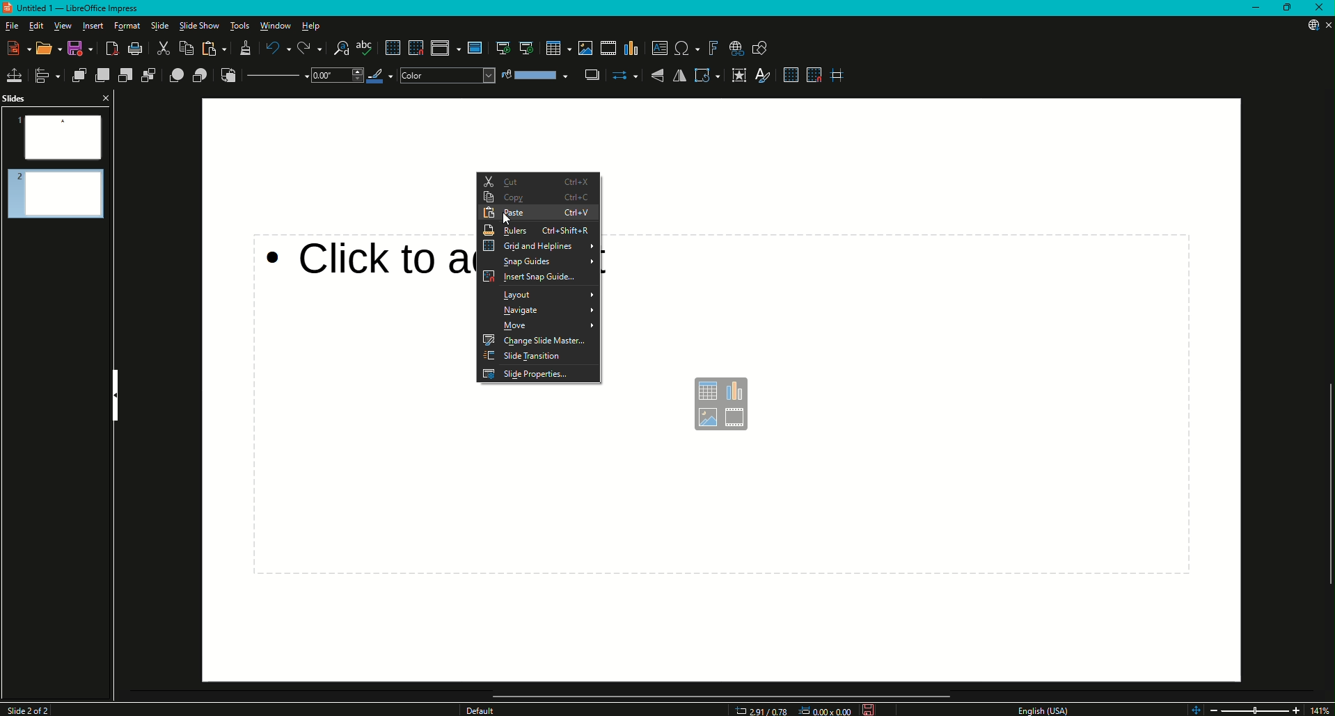 This screenshot has height=716, width=1335. I want to click on Change Slide Master, so click(537, 341).